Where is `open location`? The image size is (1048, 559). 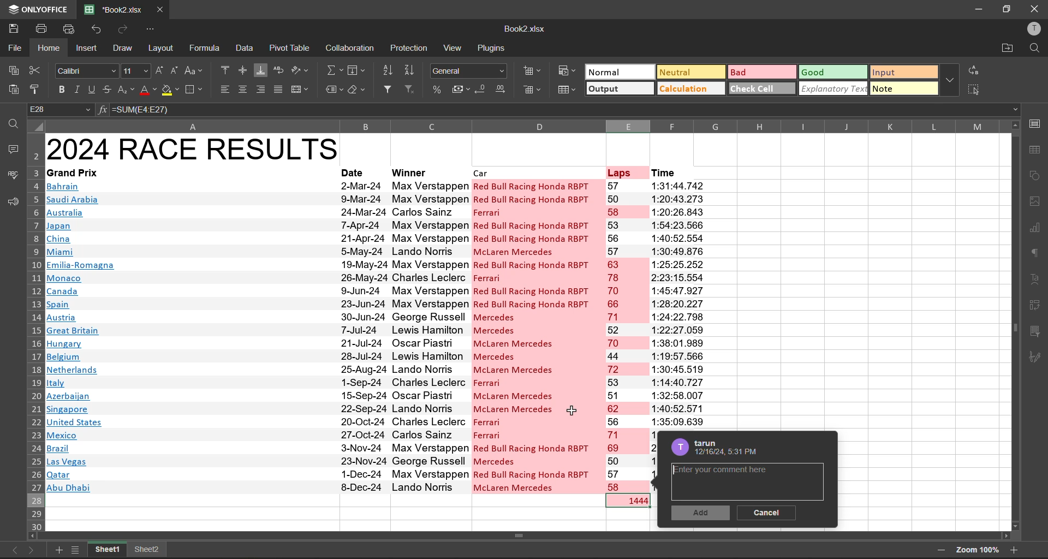 open location is located at coordinates (1008, 48).